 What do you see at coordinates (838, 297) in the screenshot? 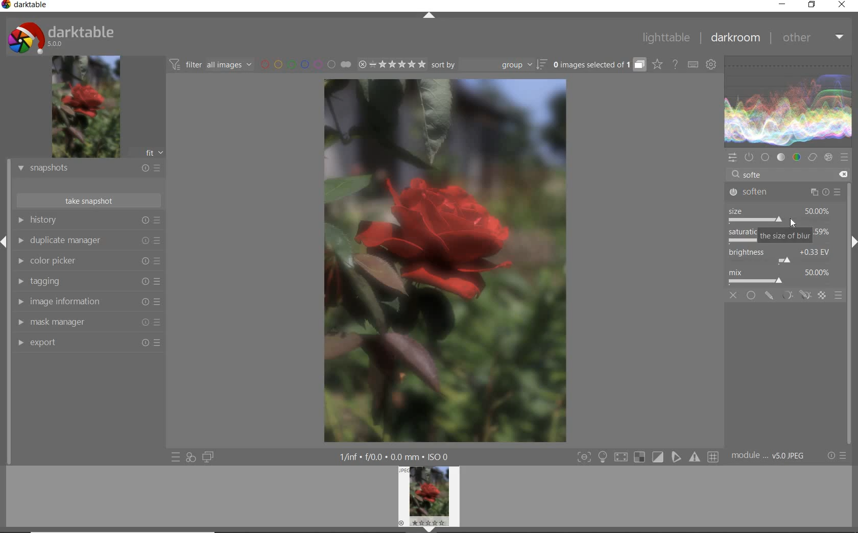
I see `blending options` at bounding box center [838, 297].